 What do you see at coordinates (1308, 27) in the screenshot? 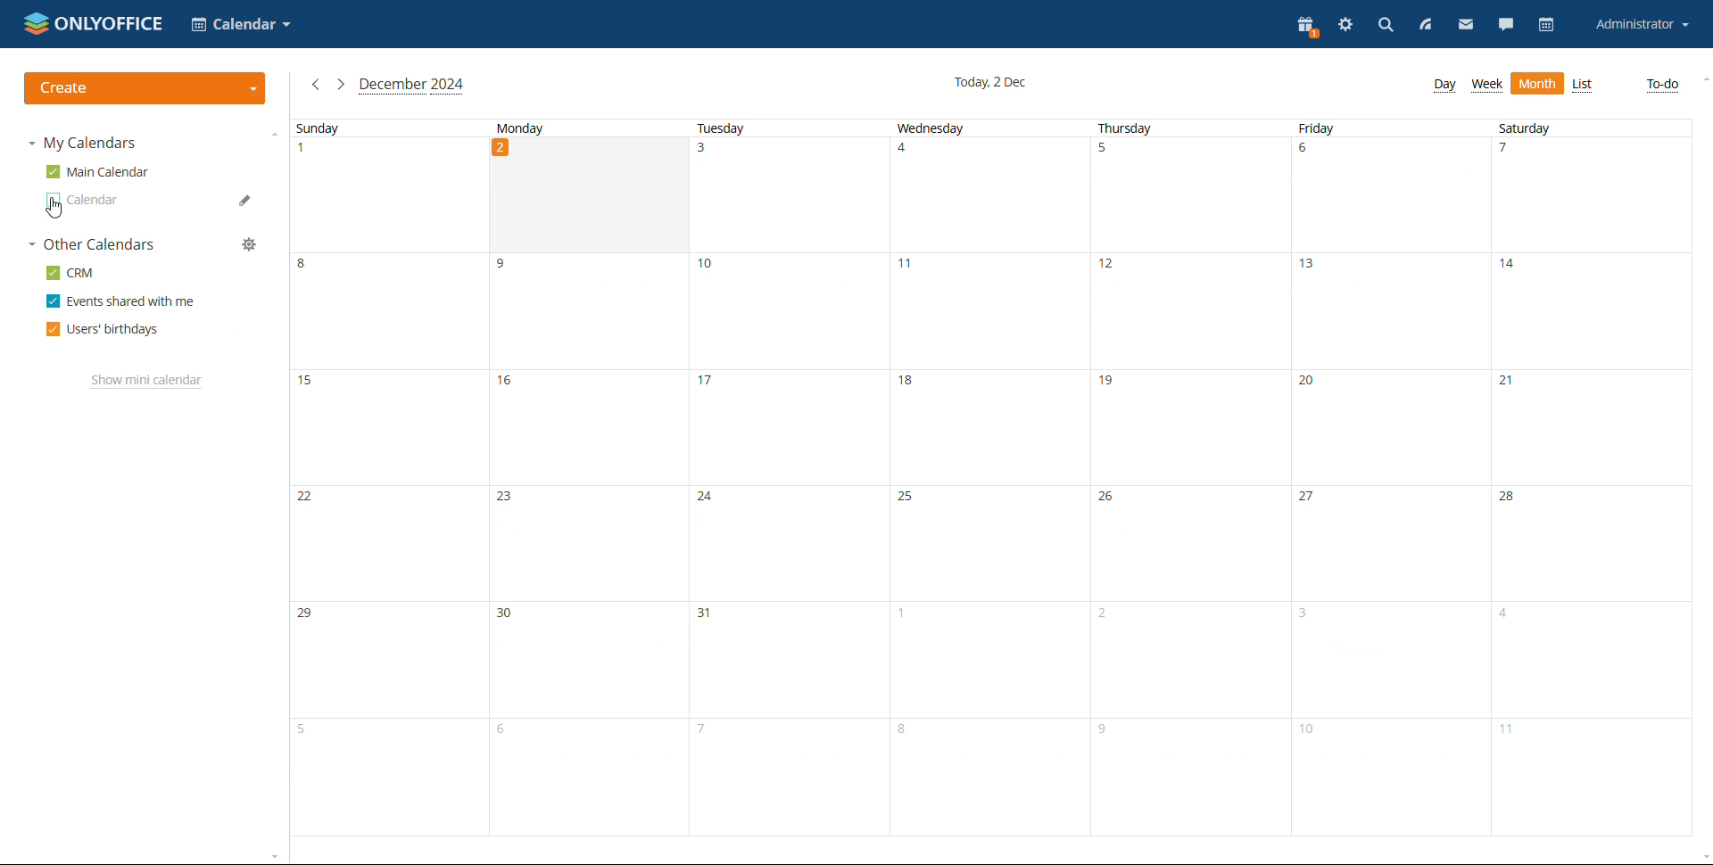
I see `present` at bounding box center [1308, 27].